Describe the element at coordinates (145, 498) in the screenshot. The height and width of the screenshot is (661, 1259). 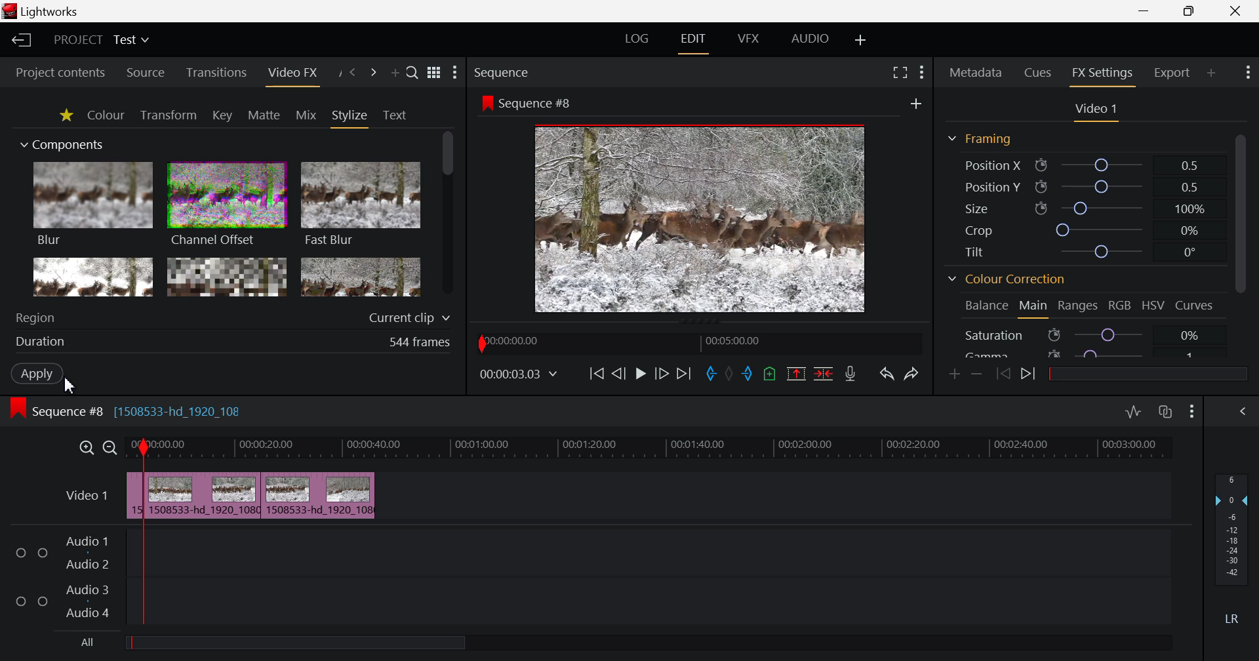
I see `First Clip Cut` at that location.